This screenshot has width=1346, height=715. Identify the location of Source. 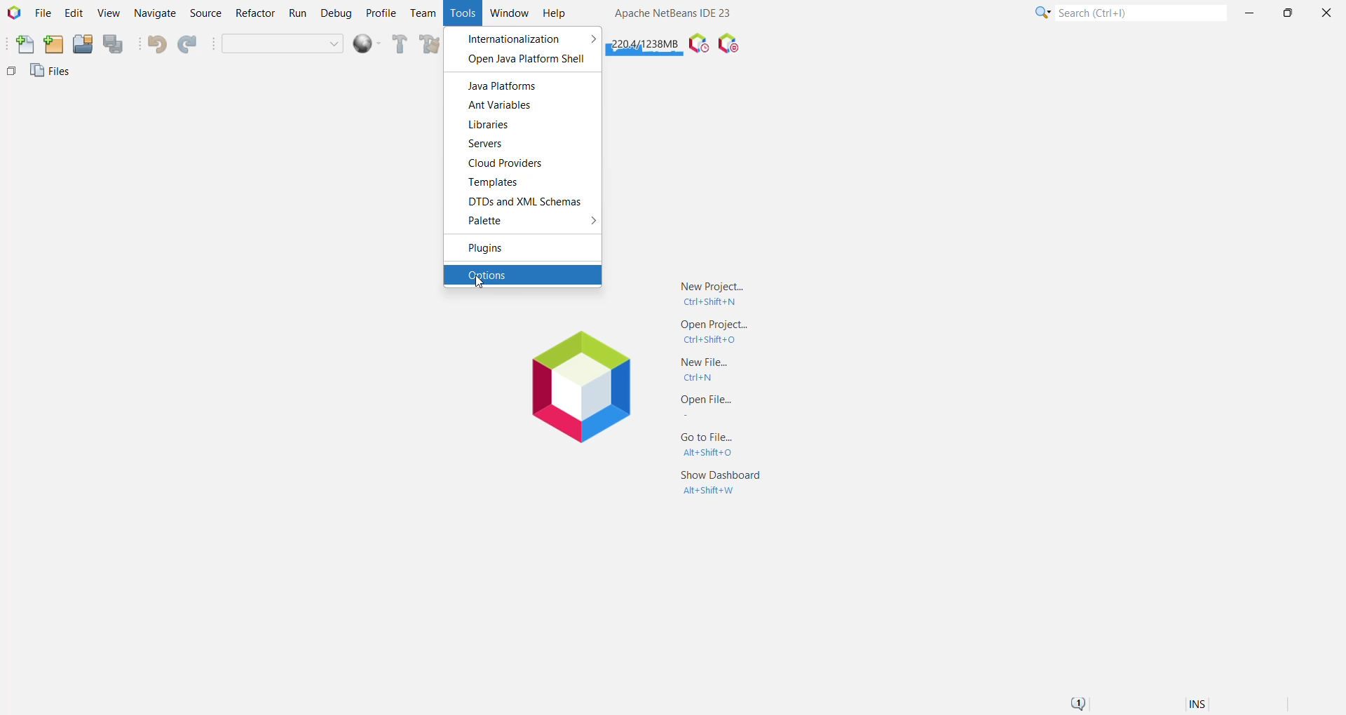
(208, 13).